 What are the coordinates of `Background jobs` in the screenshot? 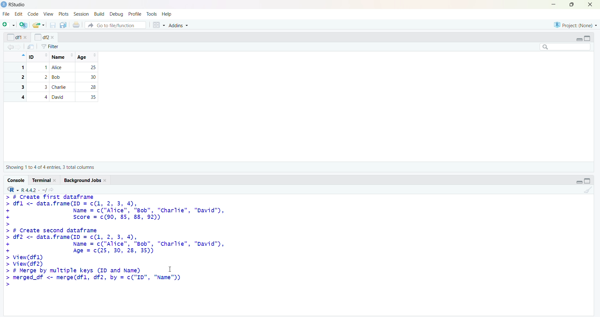 It's located at (82, 180).